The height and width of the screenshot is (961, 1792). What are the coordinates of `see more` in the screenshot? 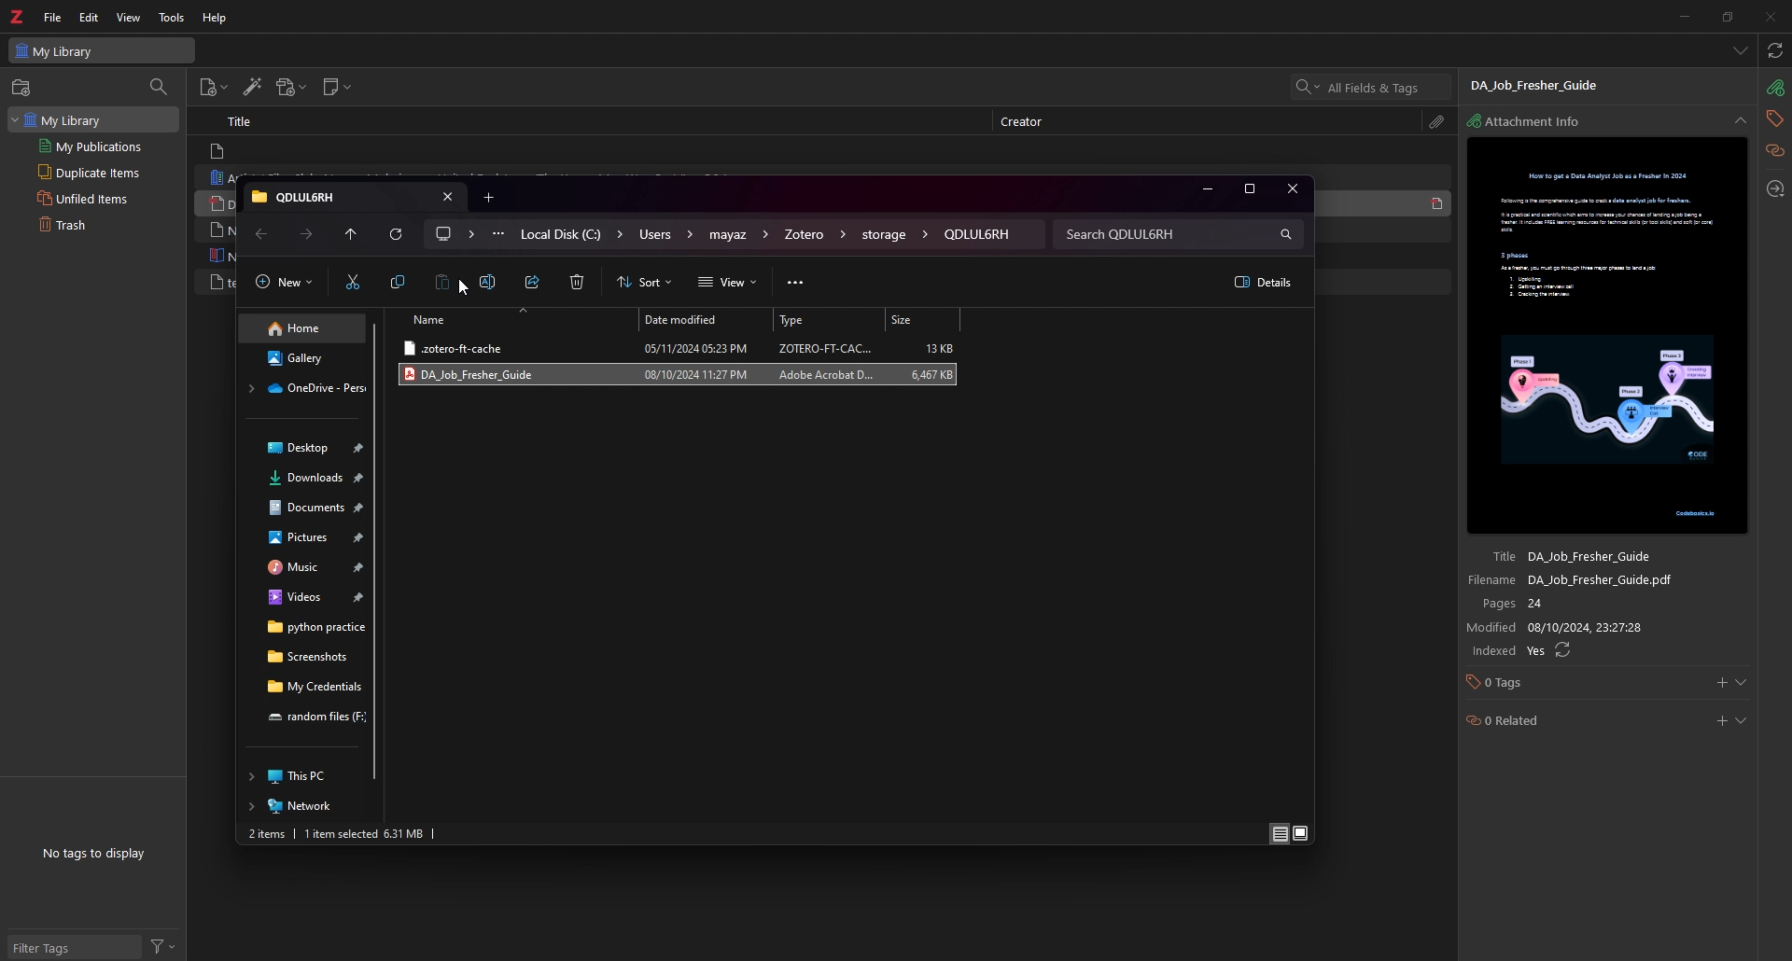 It's located at (798, 285).